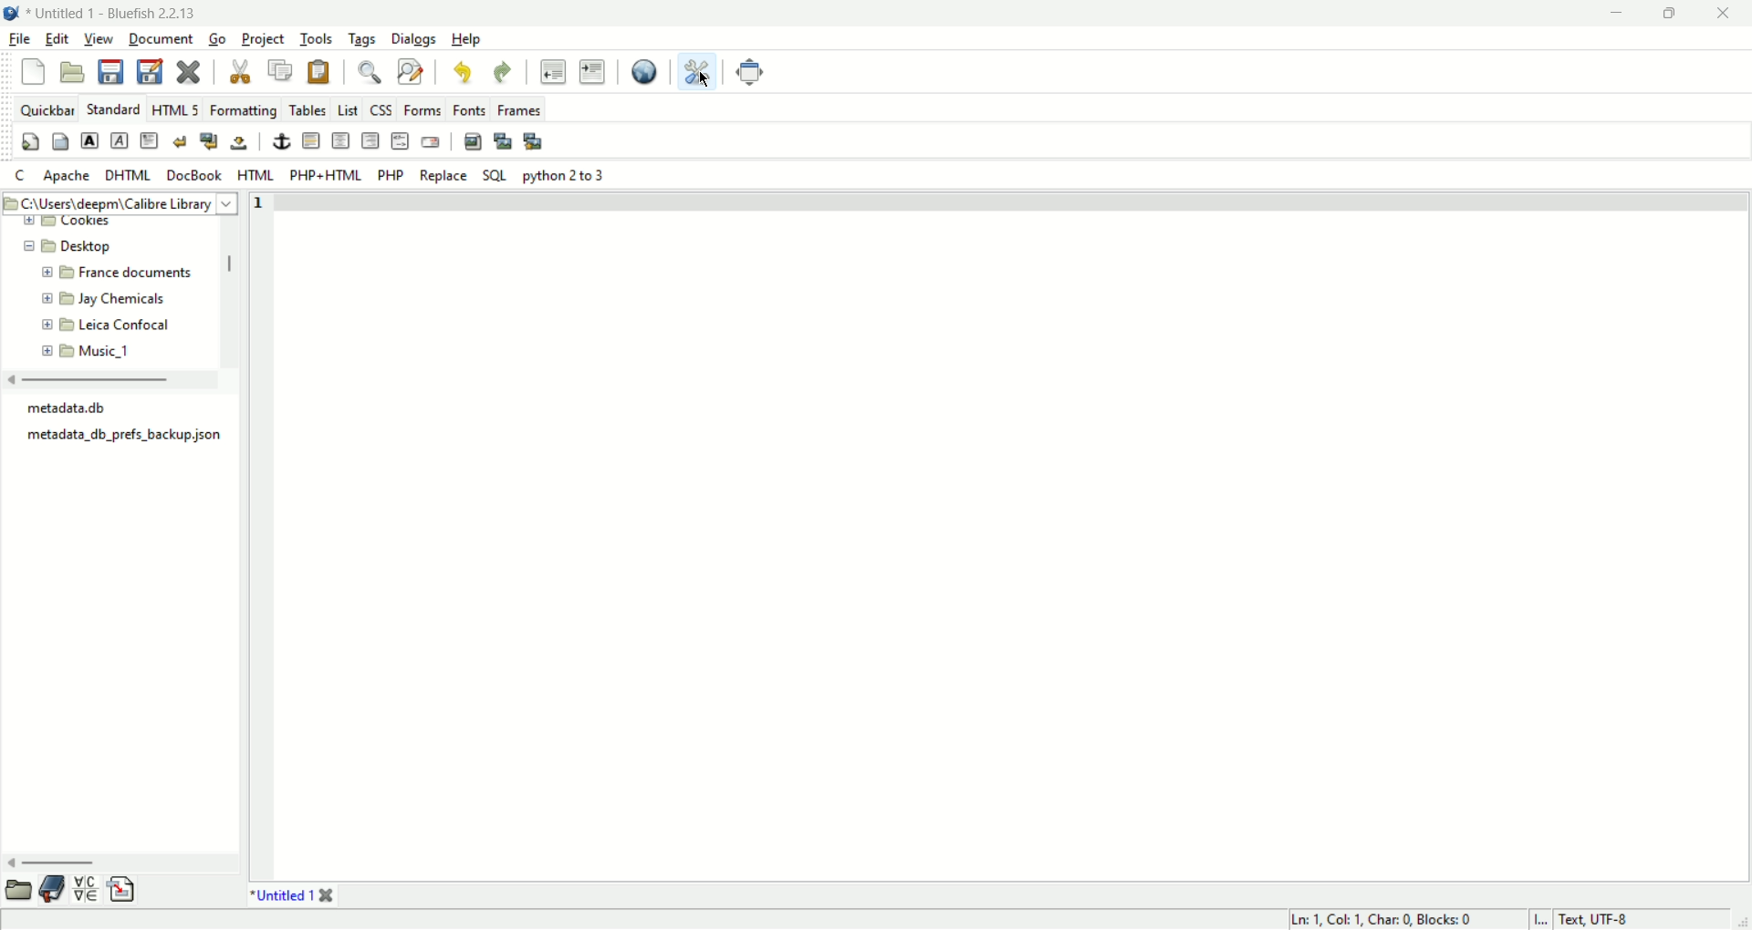  Describe the element at coordinates (18, 890) in the screenshot. I see `file browser` at that location.